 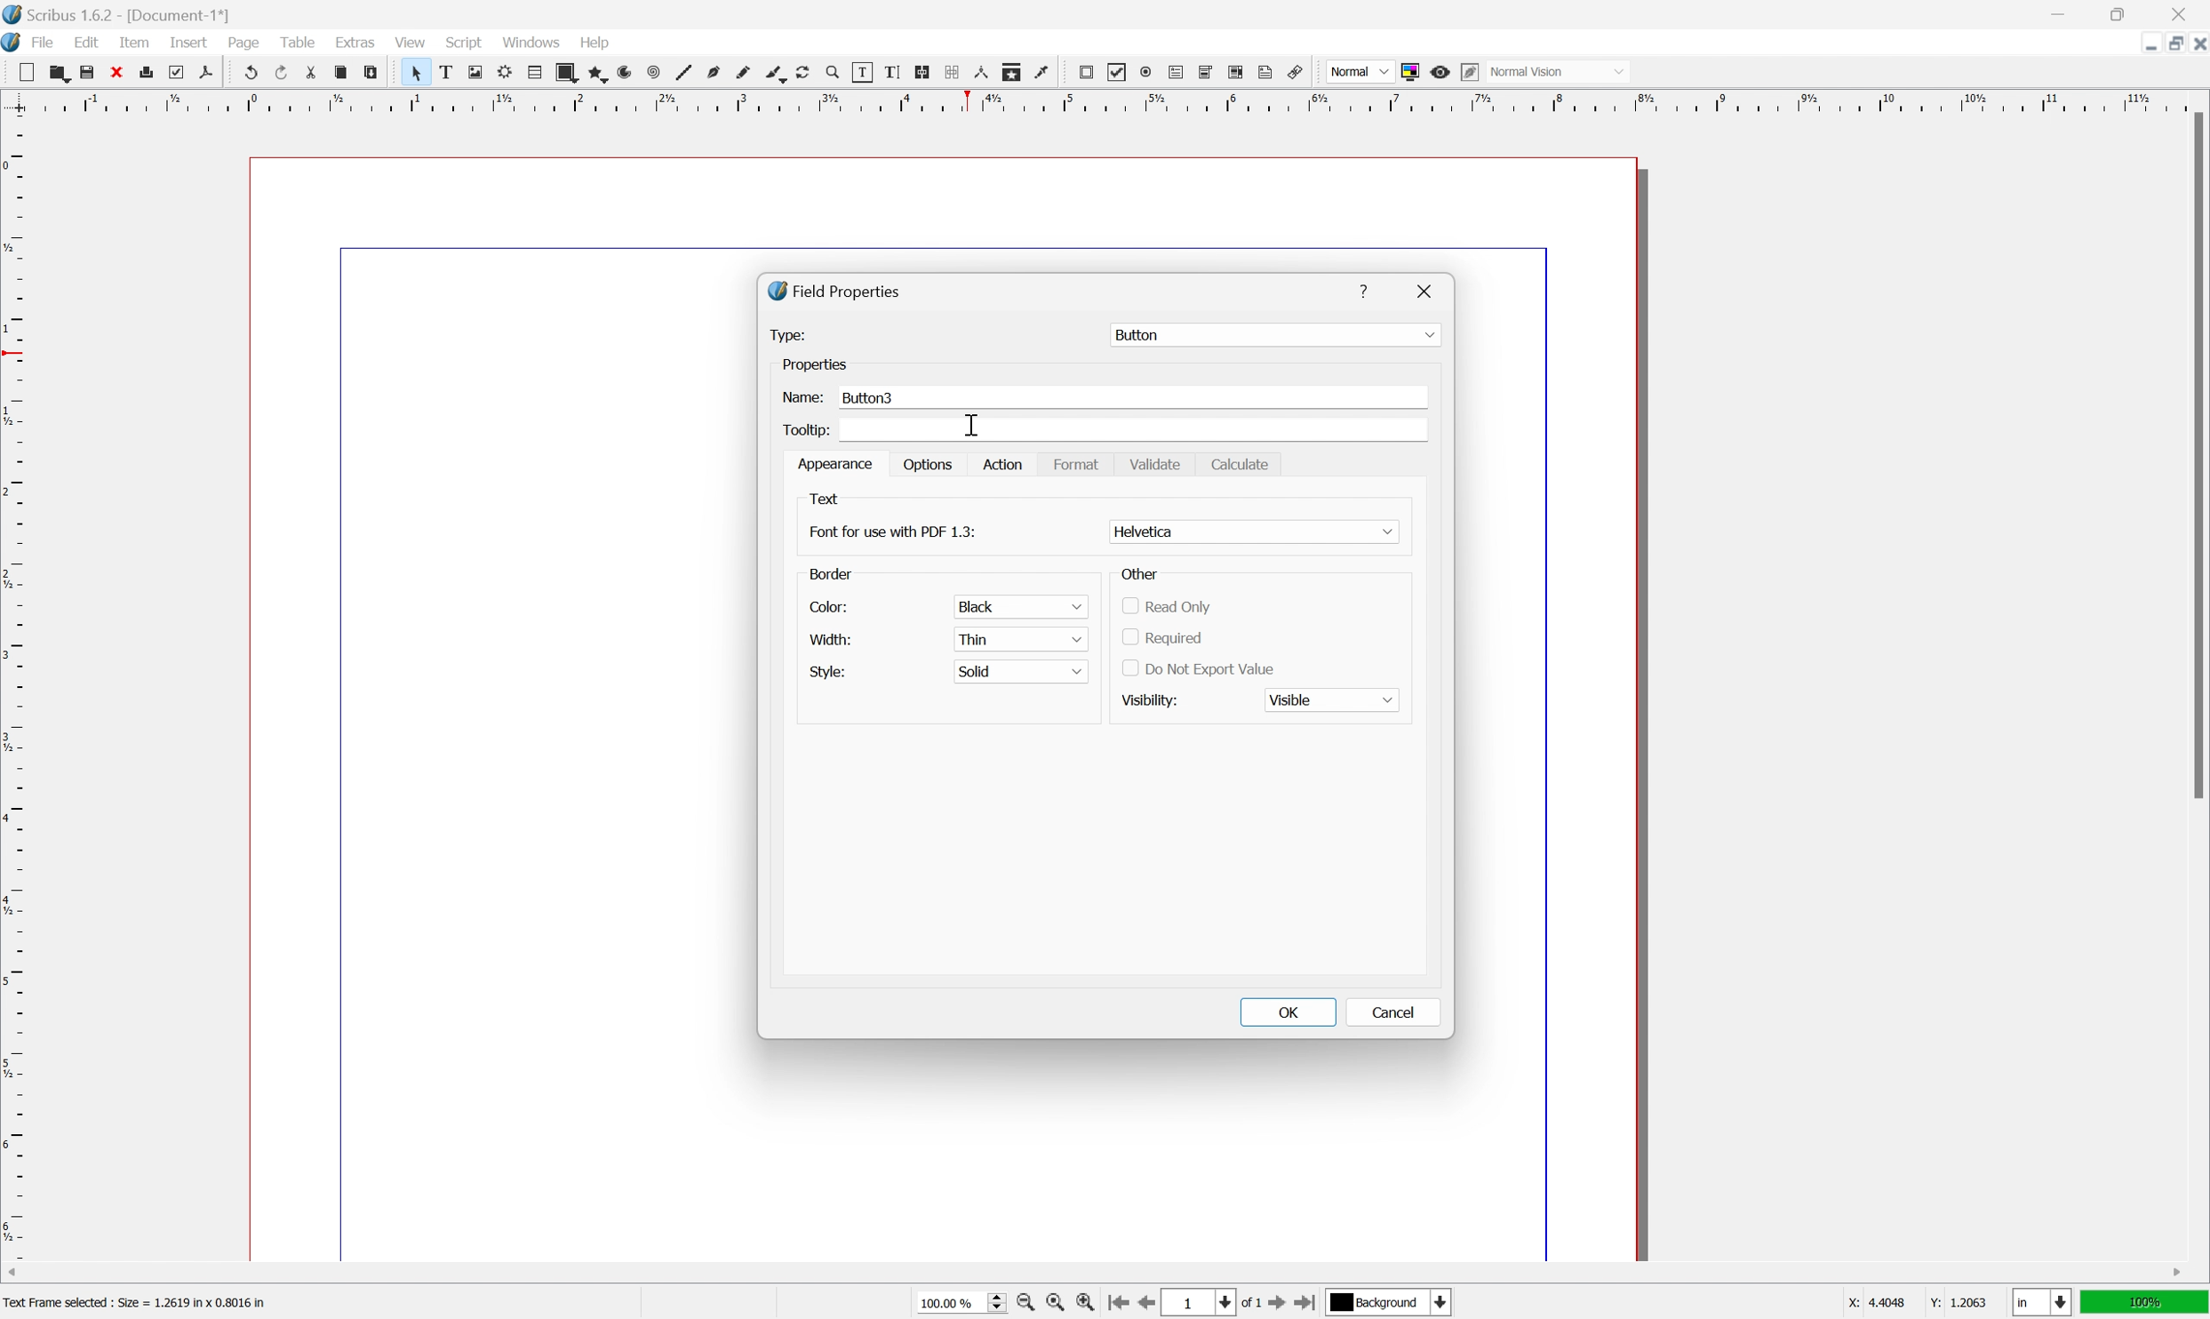 What do you see at coordinates (2142, 43) in the screenshot?
I see `minimize` at bounding box center [2142, 43].